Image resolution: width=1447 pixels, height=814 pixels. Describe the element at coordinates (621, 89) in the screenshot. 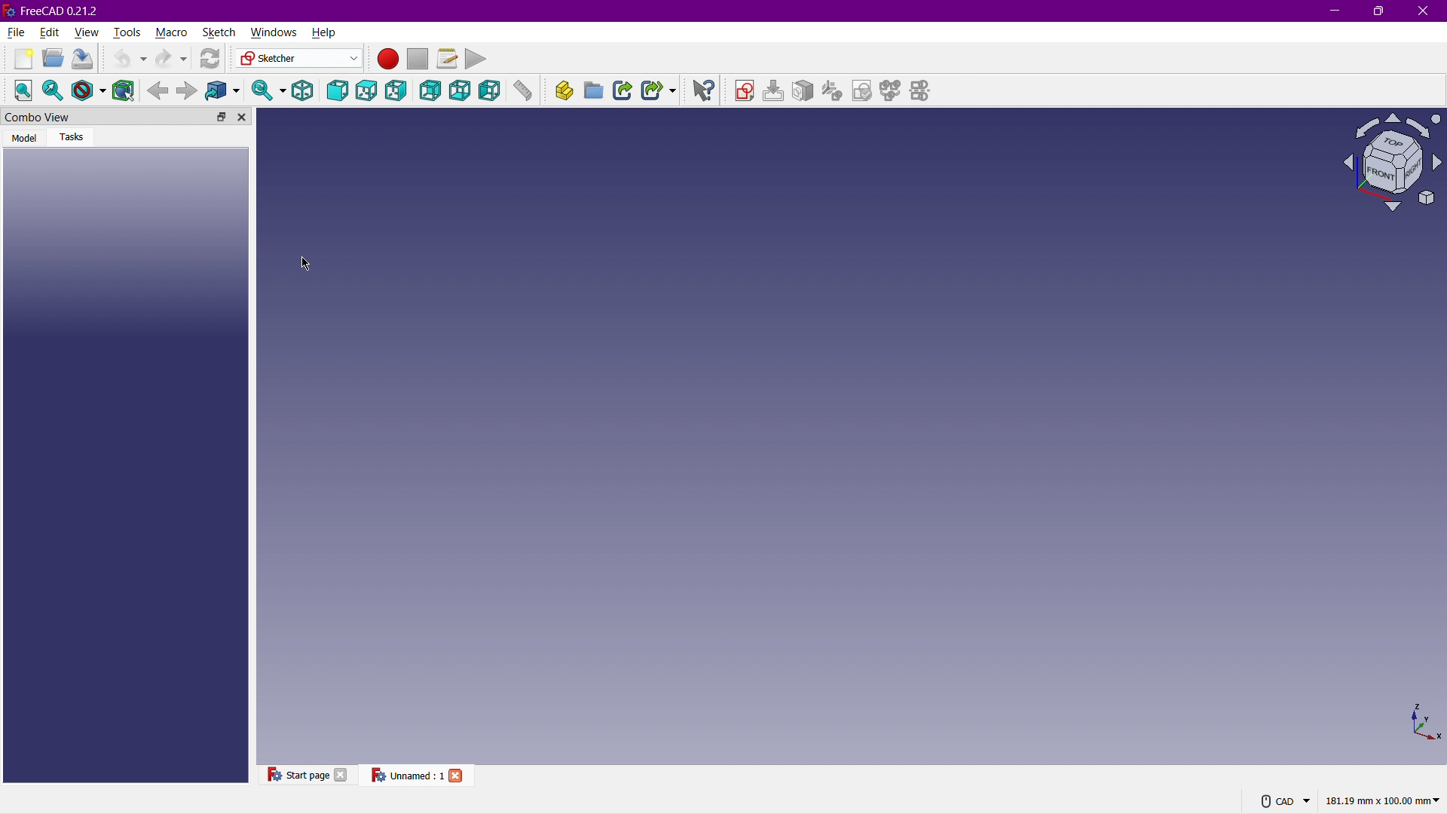

I see `Make a link` at that location.